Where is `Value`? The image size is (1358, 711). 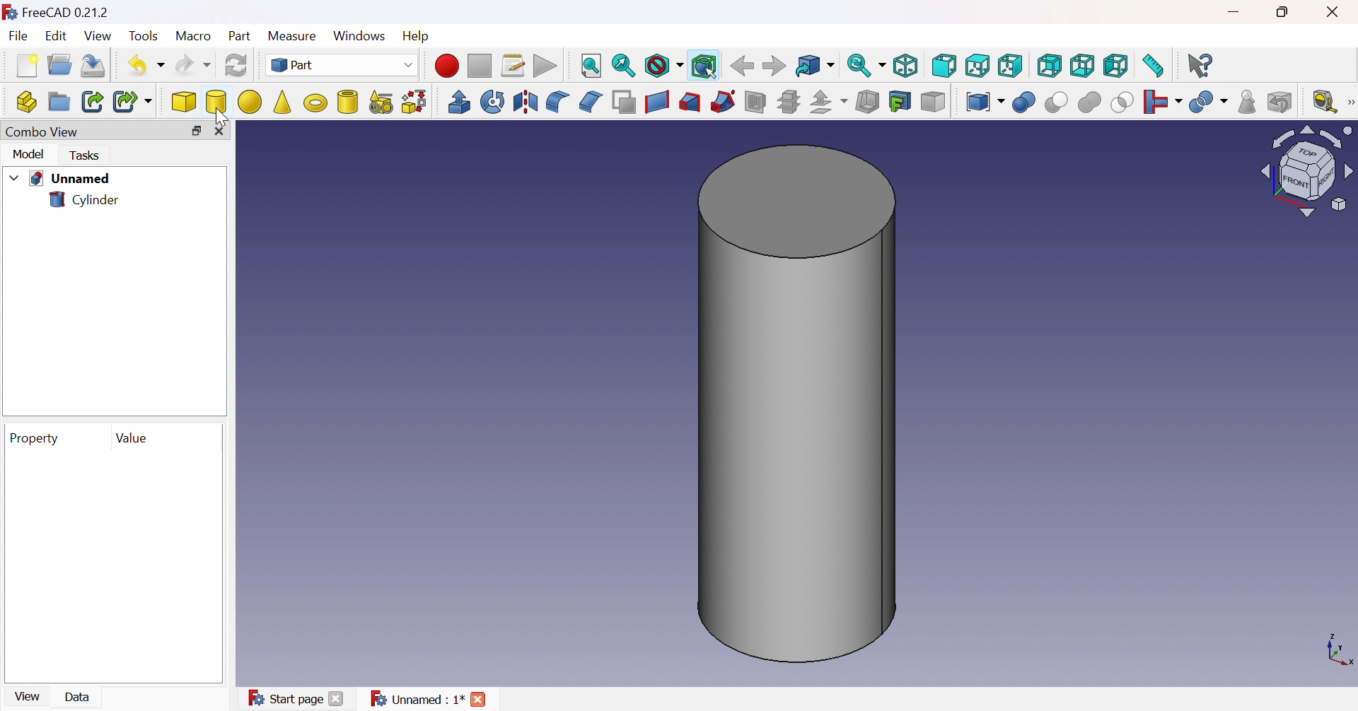
Value is located at coordinates (134, 439).